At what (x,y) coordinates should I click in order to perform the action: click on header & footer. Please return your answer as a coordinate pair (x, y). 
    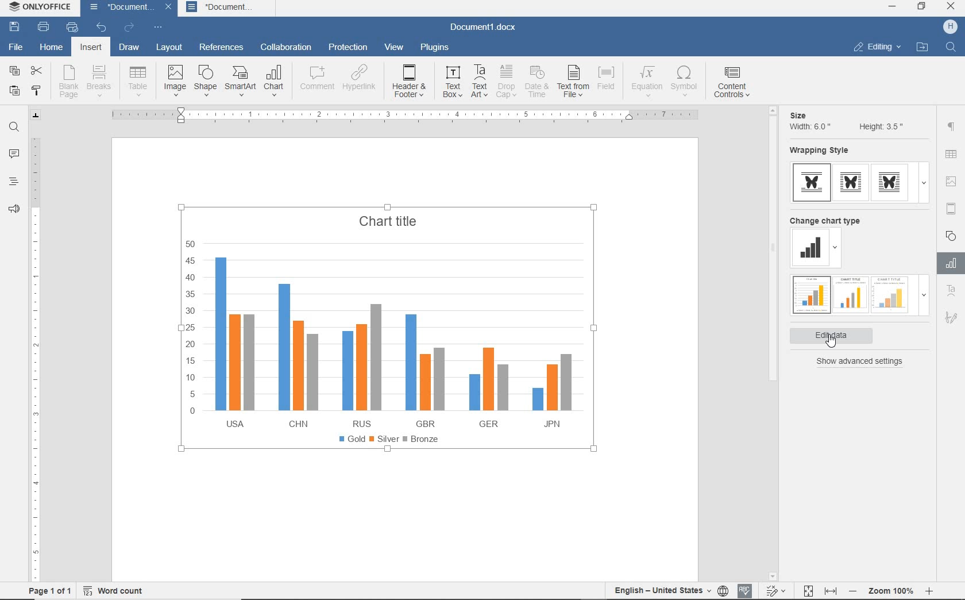
    Looking at the image, I should click on (411, 82).